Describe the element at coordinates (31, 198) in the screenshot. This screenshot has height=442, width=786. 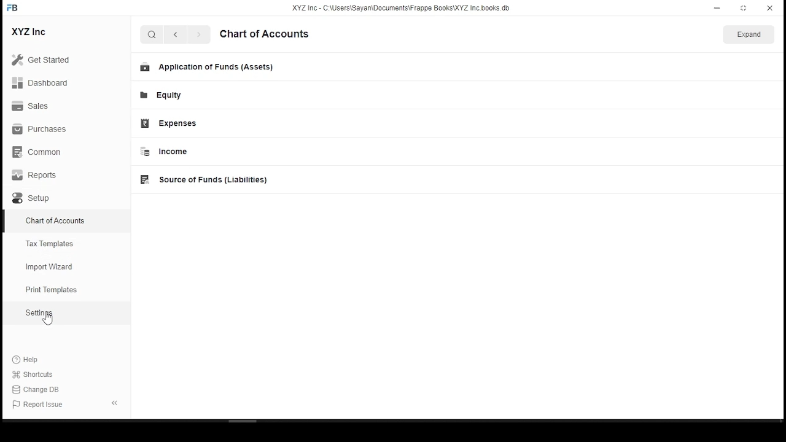
I see `Setup` at that location.